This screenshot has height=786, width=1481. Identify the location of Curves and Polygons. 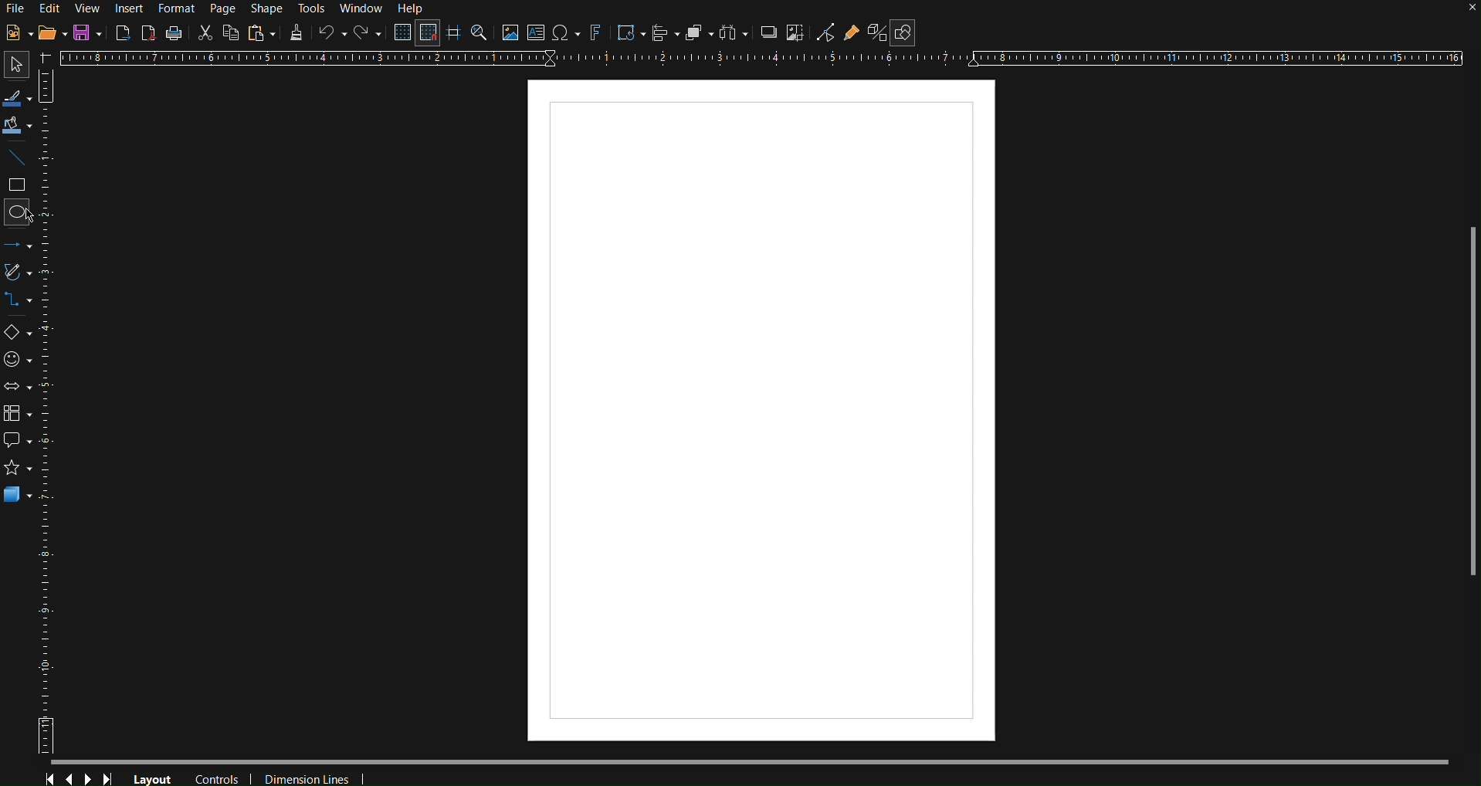
(22, 274).